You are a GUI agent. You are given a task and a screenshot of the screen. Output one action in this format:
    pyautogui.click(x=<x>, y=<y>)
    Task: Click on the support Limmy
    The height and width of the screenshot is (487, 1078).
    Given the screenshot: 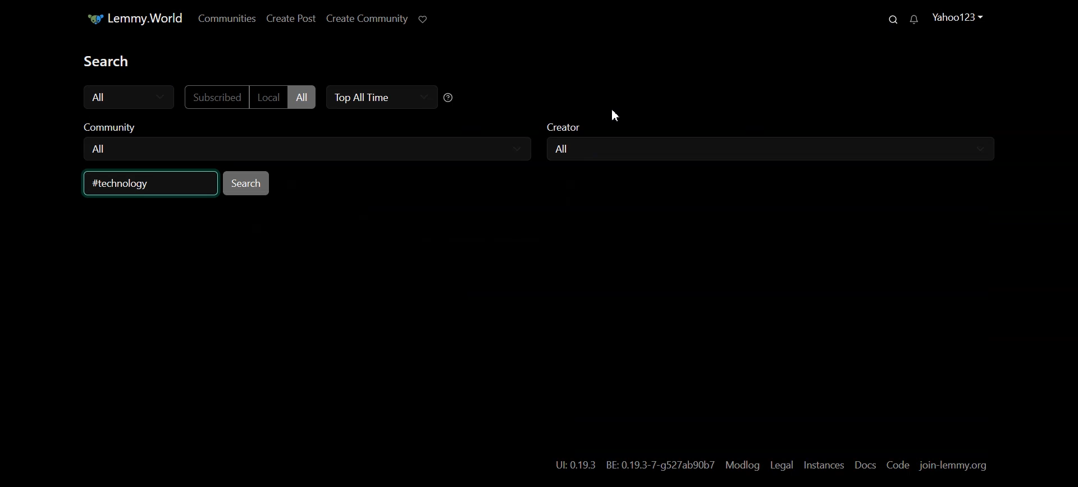 What is the action you would take?
    pyautogui.click(x=423, y=20)
    